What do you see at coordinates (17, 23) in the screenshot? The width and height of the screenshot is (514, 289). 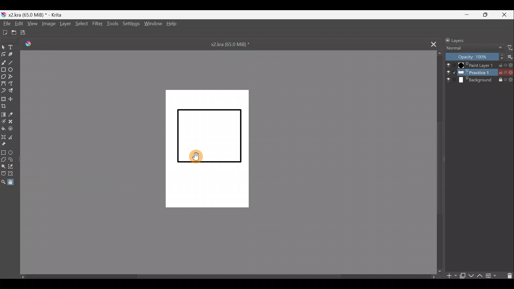 I see `Edit` at bounding box center [17, 23].